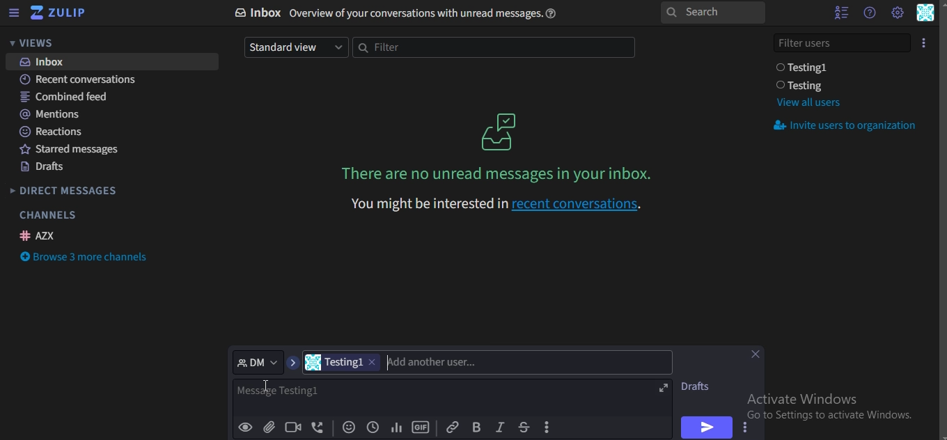 This screenshot has width=947, height=440. Describe the element at coordinates (700, 386) in the screenshot. I see `draft` at that location.